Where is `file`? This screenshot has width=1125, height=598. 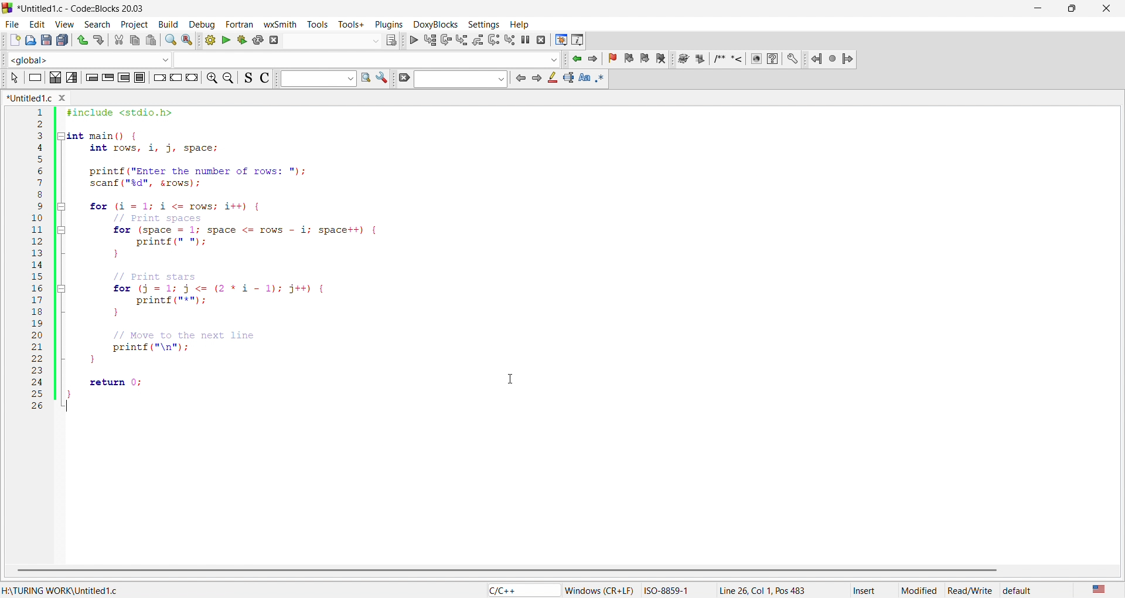
file is located at coordinates (13, 22).